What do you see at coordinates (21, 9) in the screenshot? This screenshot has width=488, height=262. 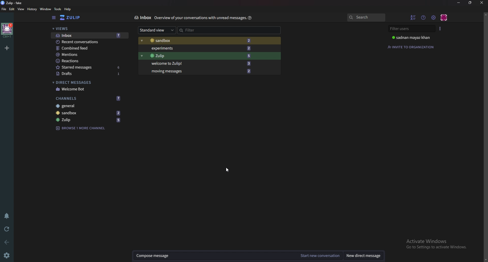 I see `view` at bounding box center [21, 9].